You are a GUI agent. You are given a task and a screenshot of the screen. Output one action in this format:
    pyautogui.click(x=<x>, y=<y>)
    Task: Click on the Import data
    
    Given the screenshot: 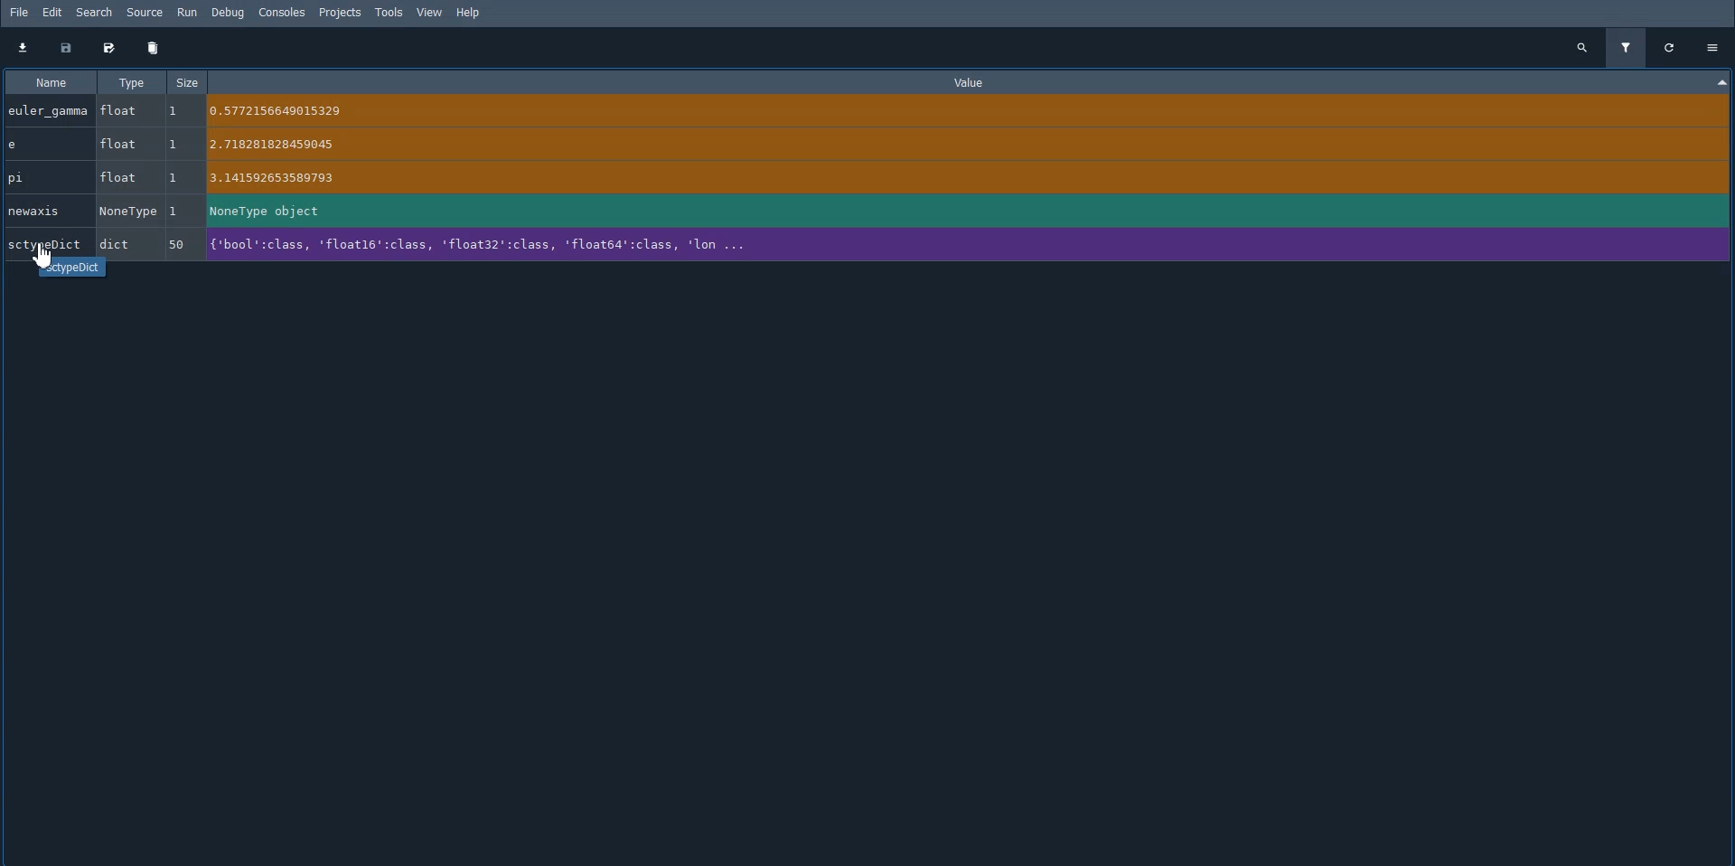 What is the action you would take?
    pyautogui.click(x=23, y=48)
    